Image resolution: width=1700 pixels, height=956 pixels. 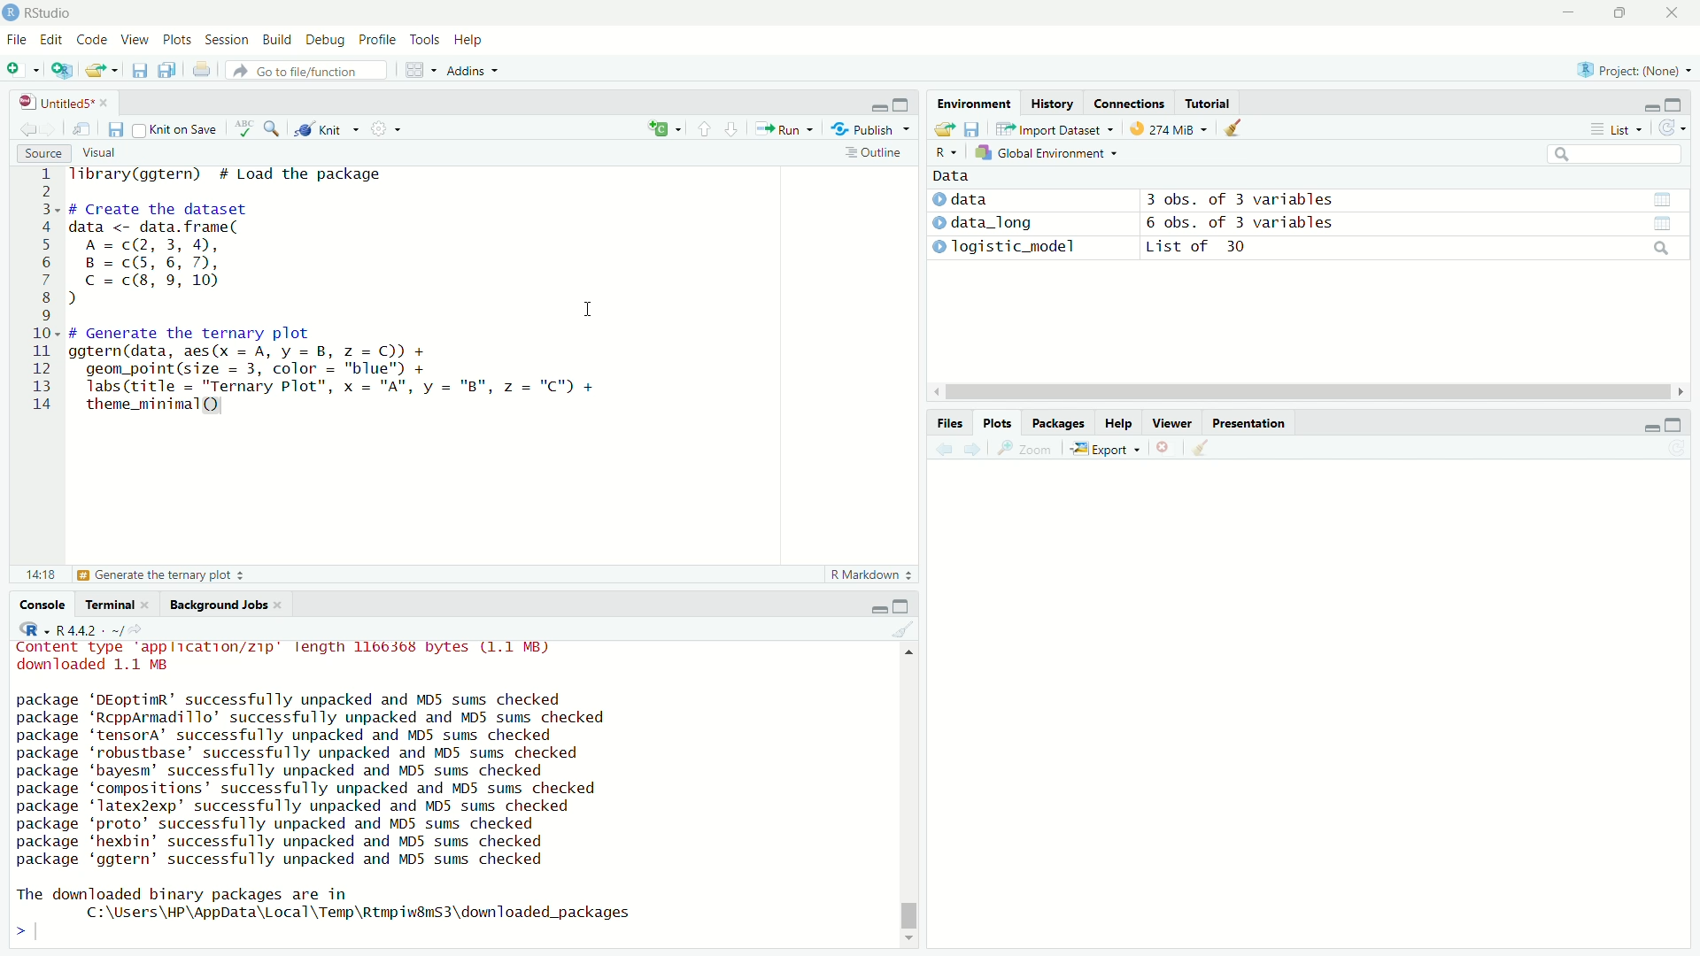 What do you see at coordinates (1675, 104) in the screenshot?
I see `maximise` at bounding box center [1675, 104].